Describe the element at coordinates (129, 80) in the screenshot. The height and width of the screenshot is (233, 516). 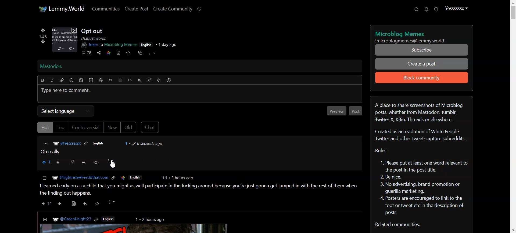
I see `Code` at that location.